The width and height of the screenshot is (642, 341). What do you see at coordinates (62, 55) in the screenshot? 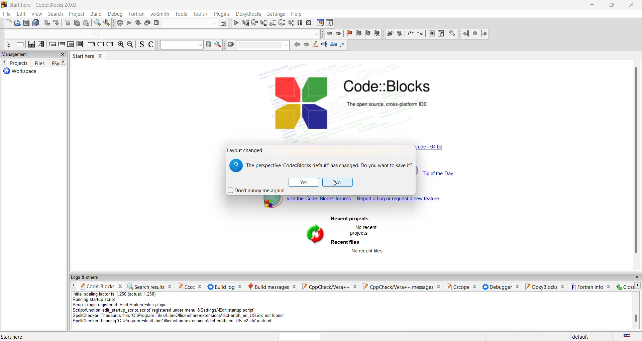
I see `close management tab` at bounding box center [62, 55].